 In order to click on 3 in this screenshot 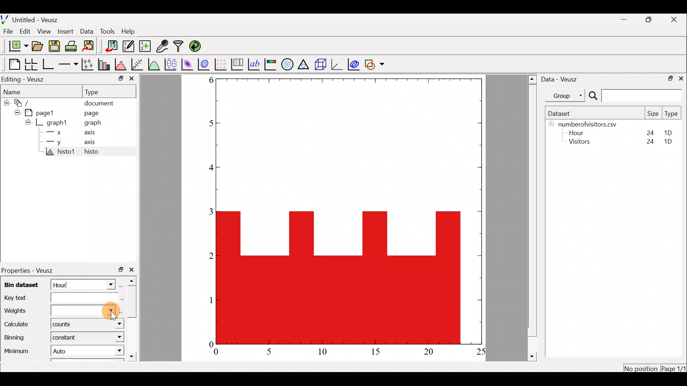, I will do `click(208, 211)`.